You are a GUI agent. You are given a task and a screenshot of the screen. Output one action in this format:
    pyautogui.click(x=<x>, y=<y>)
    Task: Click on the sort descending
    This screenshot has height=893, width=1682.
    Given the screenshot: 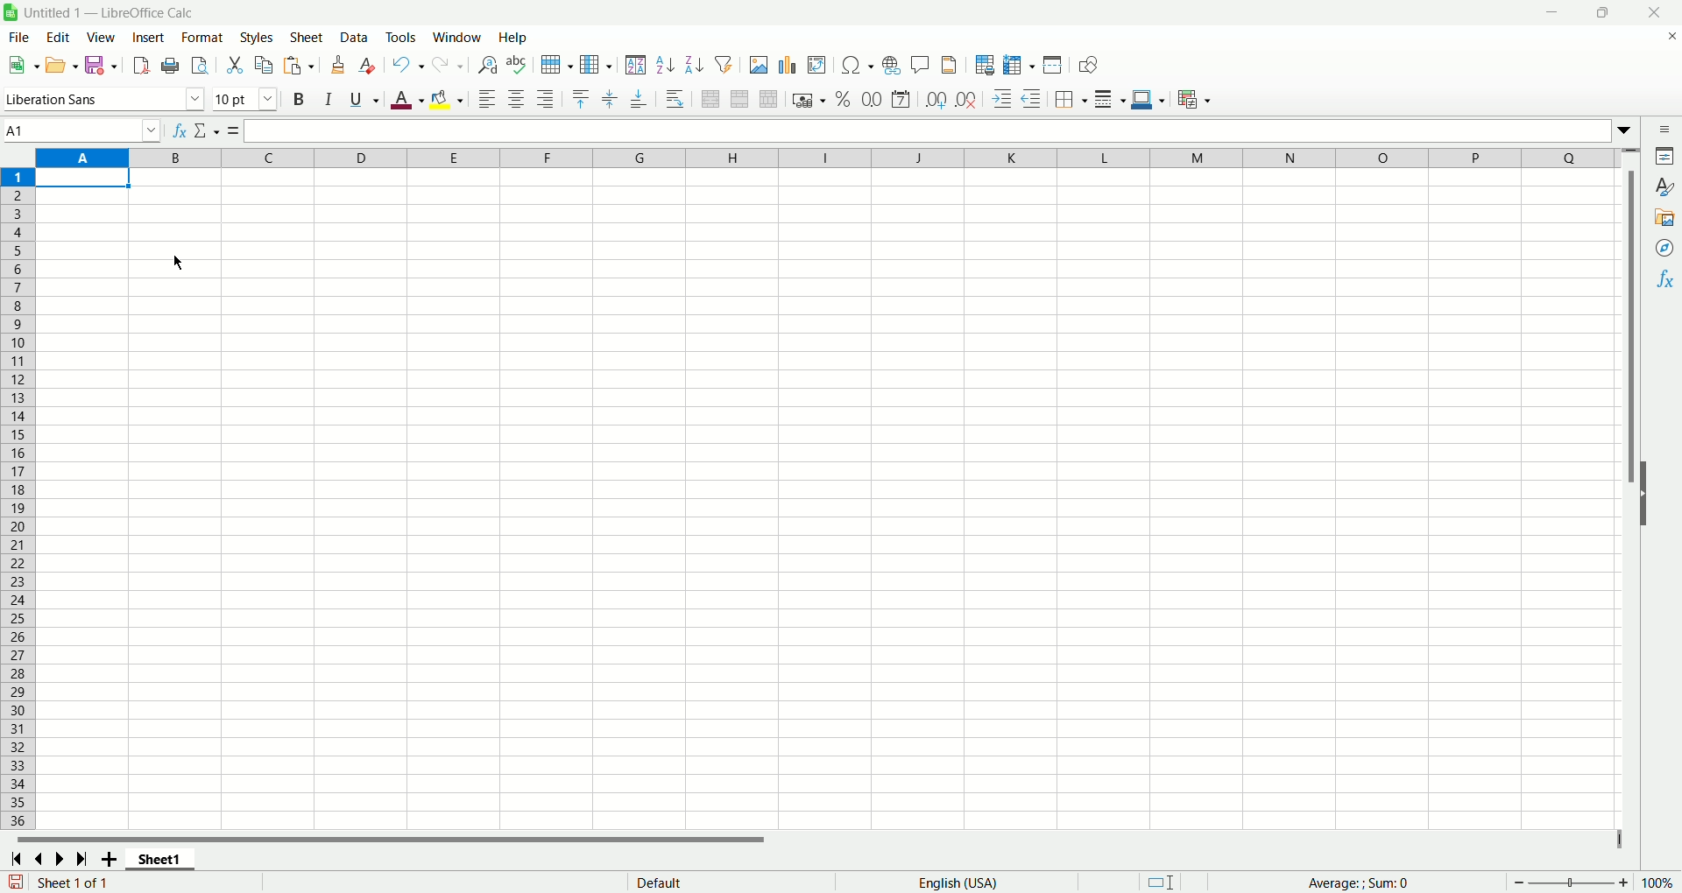 What is the action you would take?
    pyautogui.click(x=693, y=63)
    